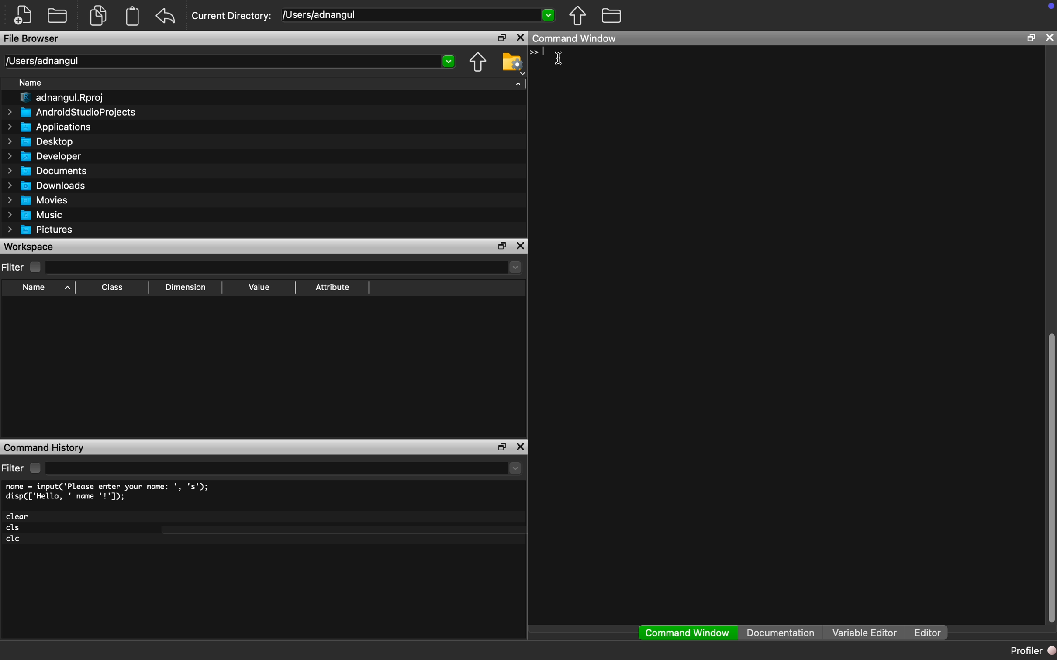  I want to click on Name , so click(44, 289).